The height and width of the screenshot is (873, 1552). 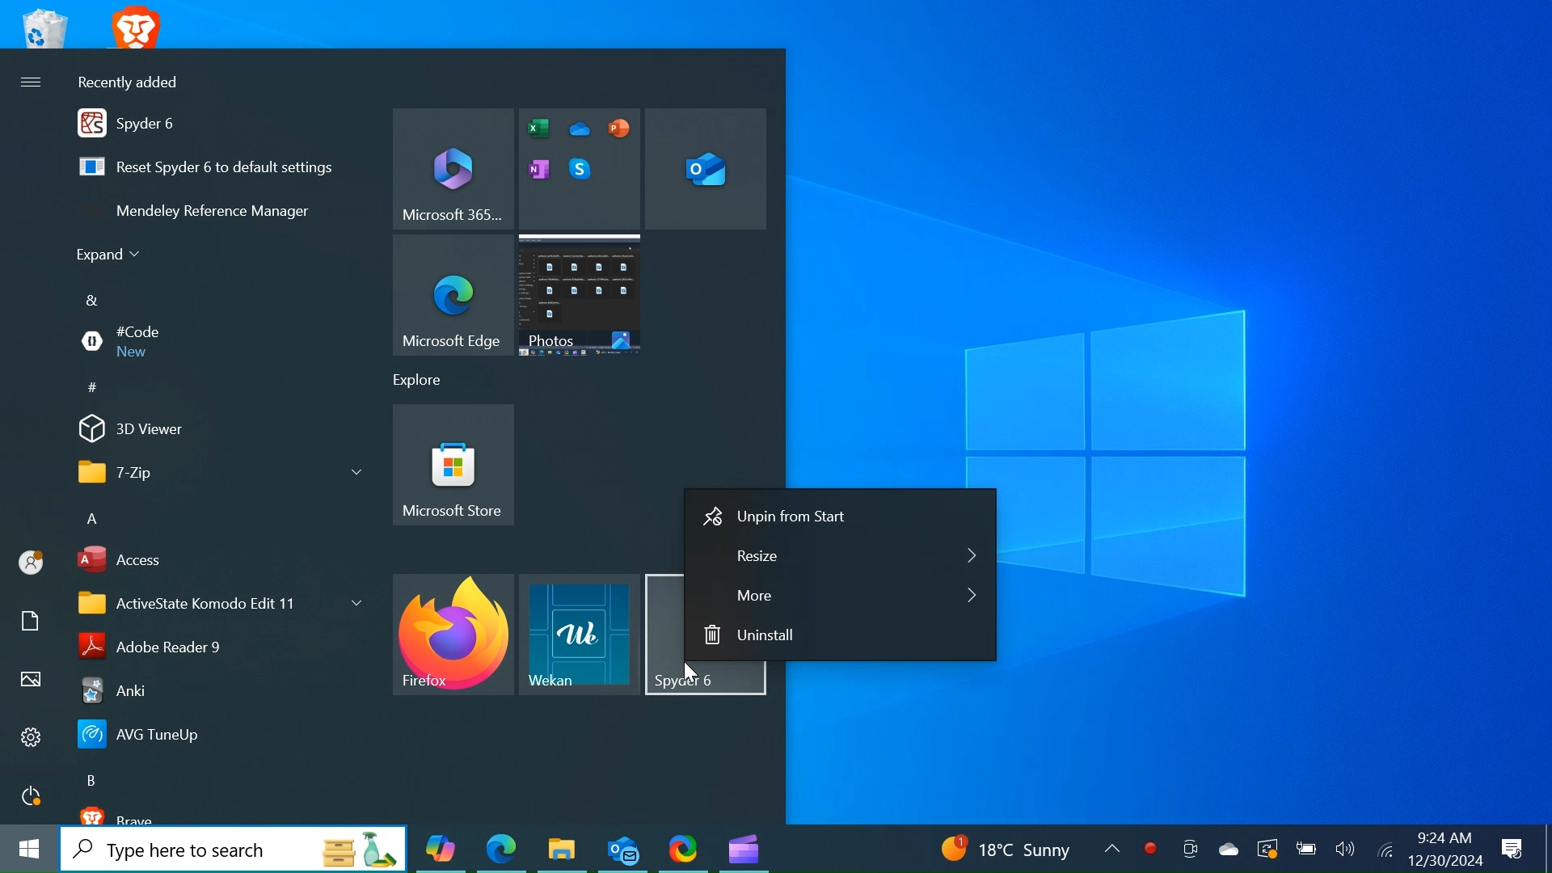 I want to click on Meet now, so click(x=1187, y=846).